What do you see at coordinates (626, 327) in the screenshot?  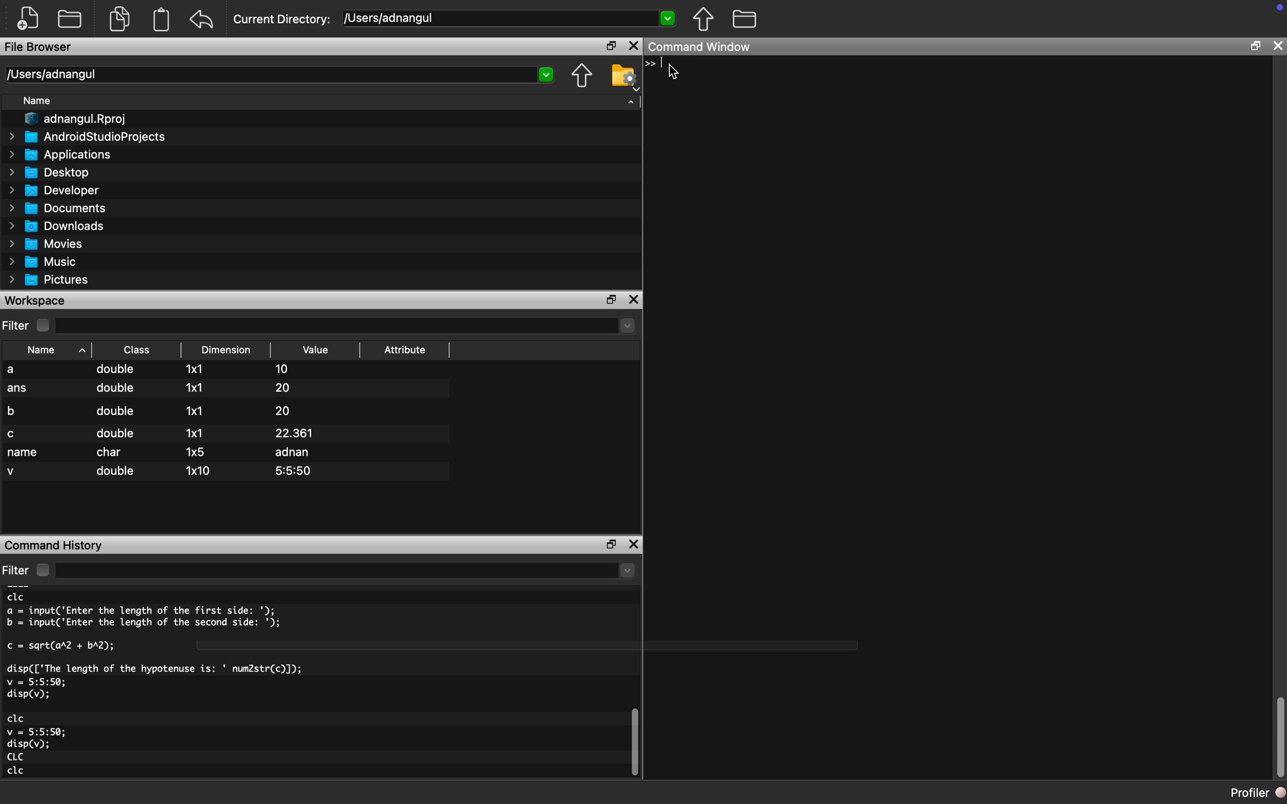 I see `Dropdown` at bounding box center [626, 327].